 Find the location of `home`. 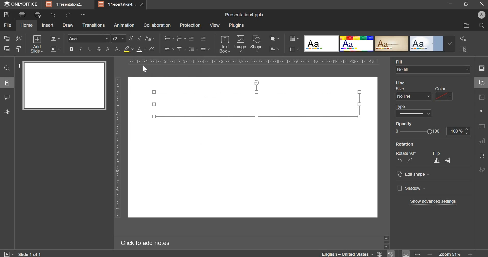

home is located at coordinates (27, 25).